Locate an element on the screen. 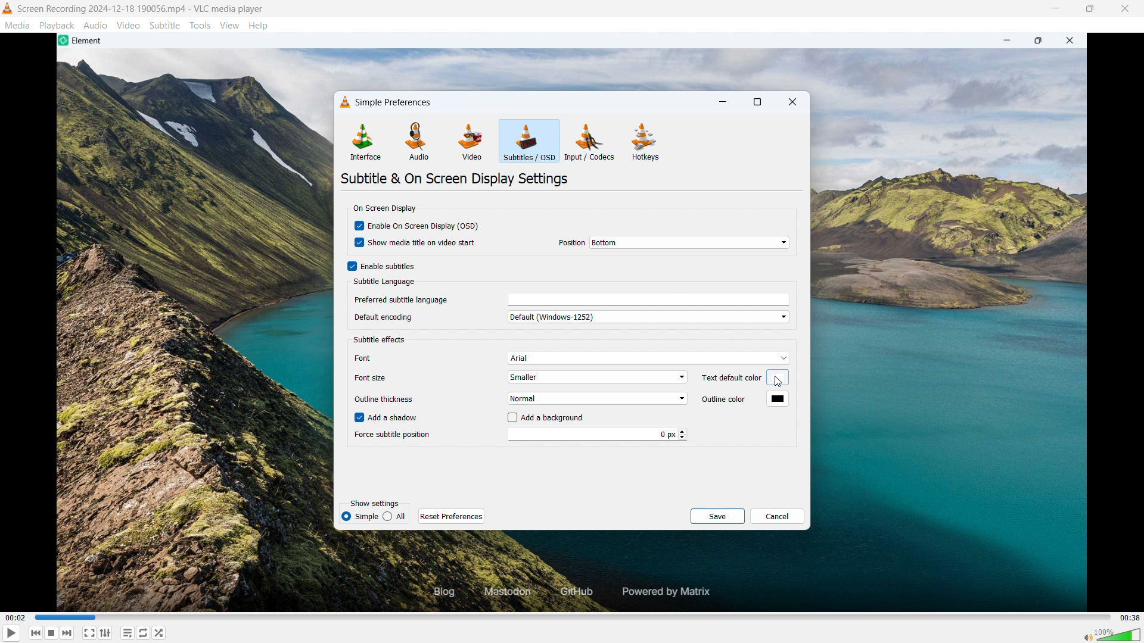 This screenshot has width=1144, height=643. Checkbox is located at coordinates (352, 266).